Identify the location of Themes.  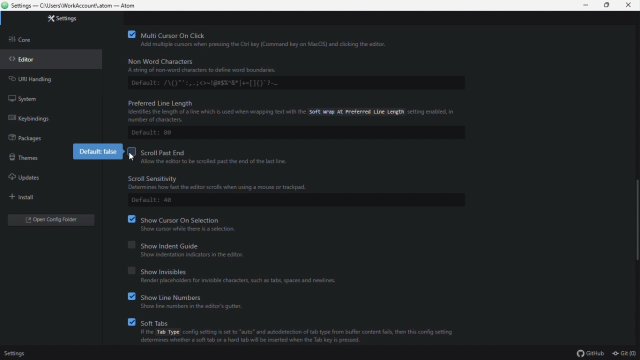
(27, 159).